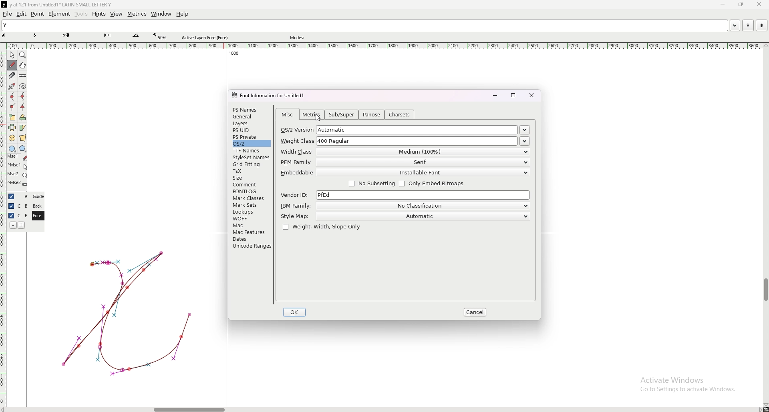  I want to click on polygon or star, so click(23, 149).